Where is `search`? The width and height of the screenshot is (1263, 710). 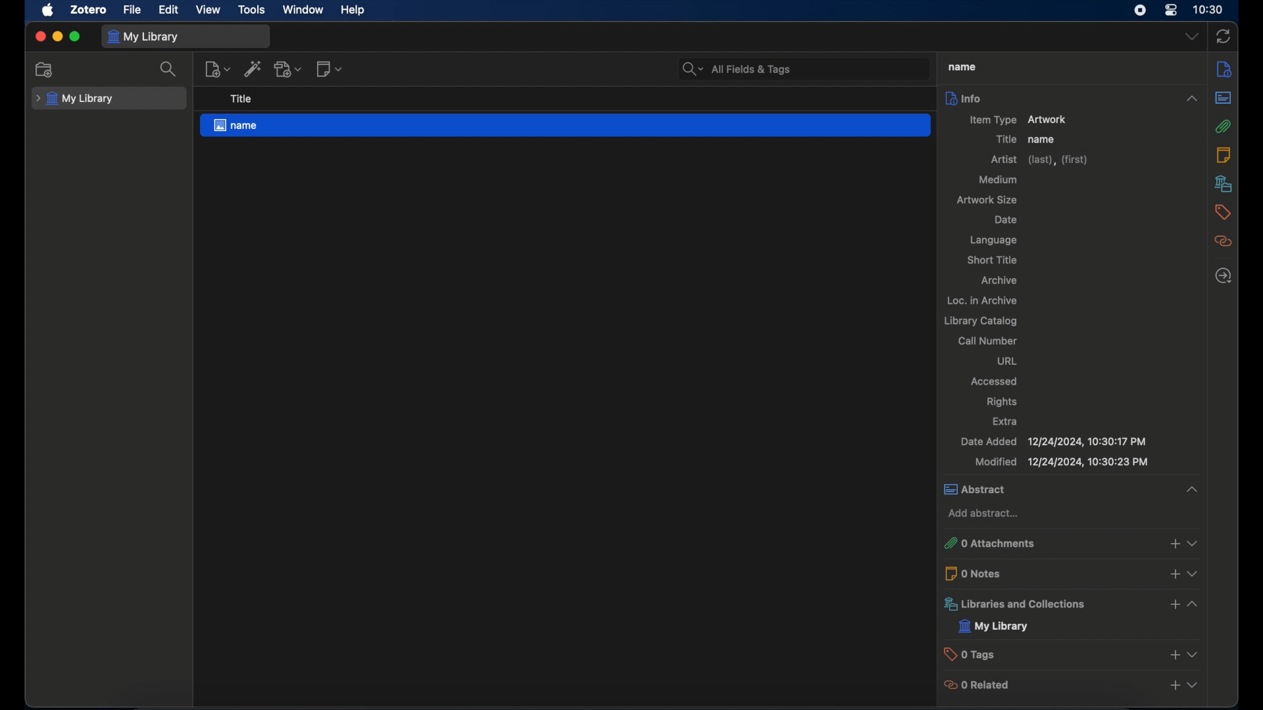 search is located at coordinates (168, 69).